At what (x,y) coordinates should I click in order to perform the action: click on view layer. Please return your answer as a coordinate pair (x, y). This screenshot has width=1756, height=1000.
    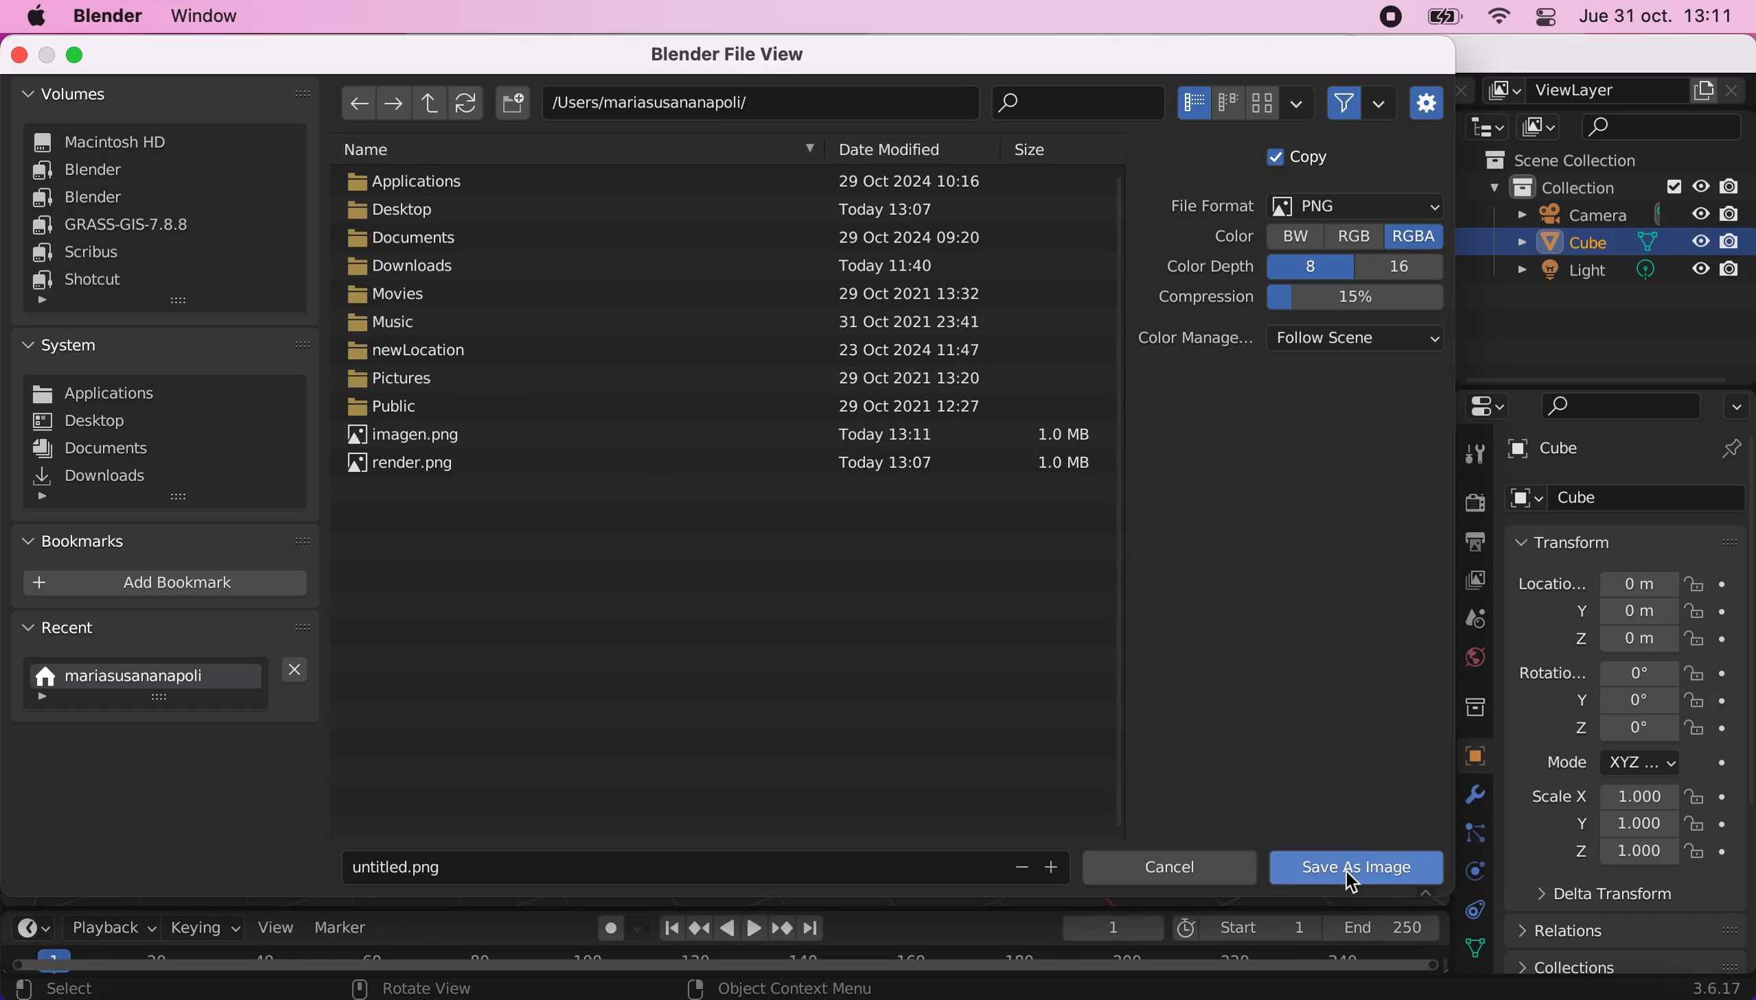
    Looking at the image, I should click on (1618, 91).